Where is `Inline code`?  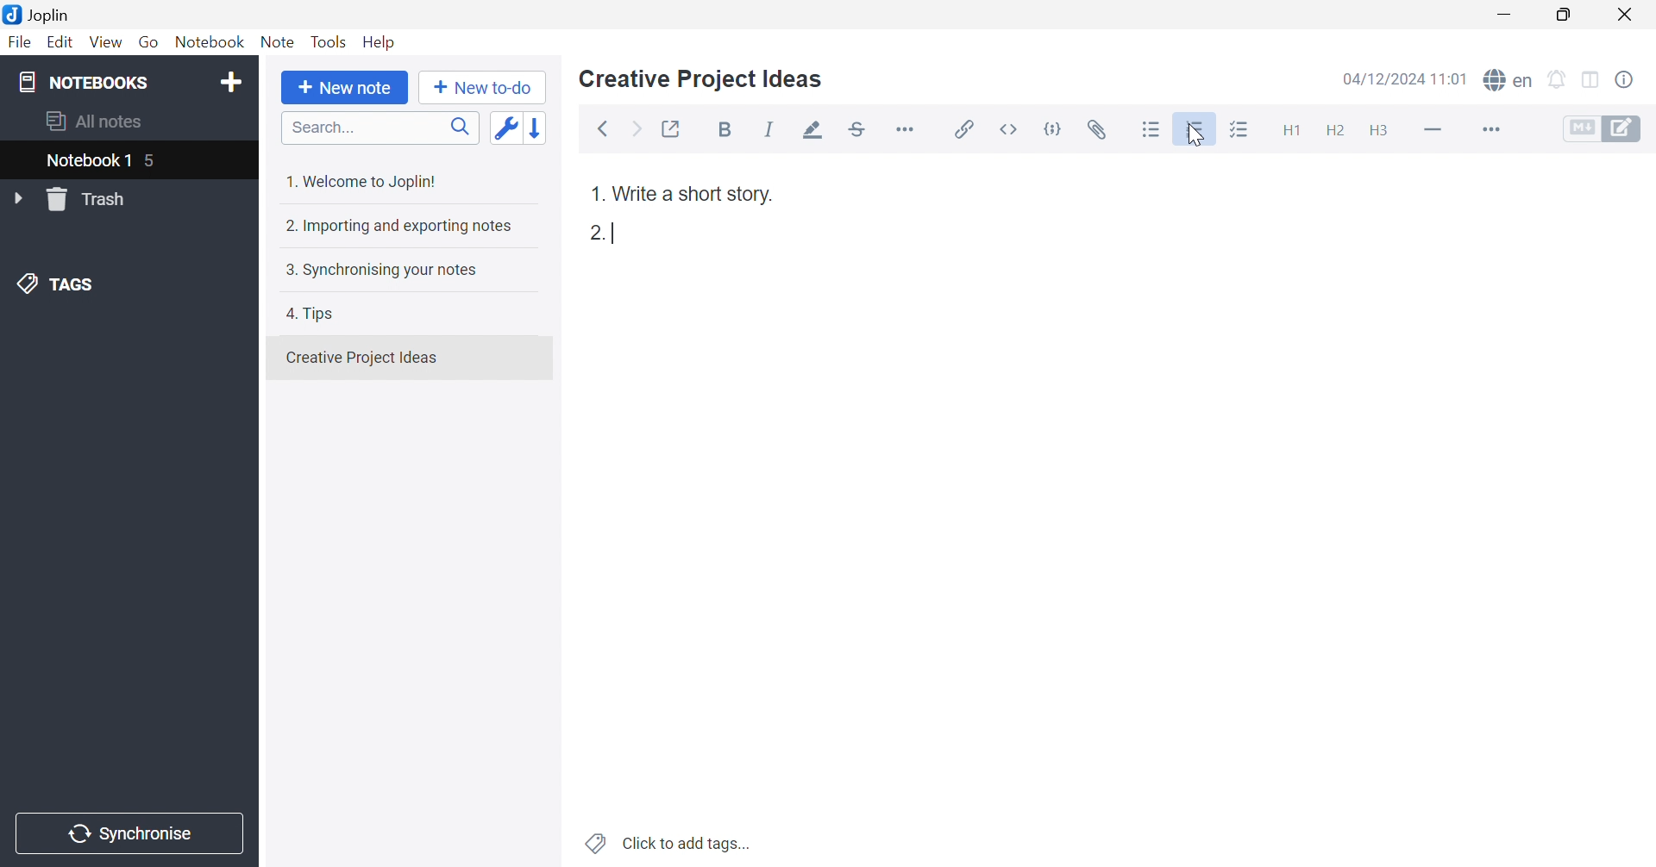 Inline code is located at coordinates (1007, 128).